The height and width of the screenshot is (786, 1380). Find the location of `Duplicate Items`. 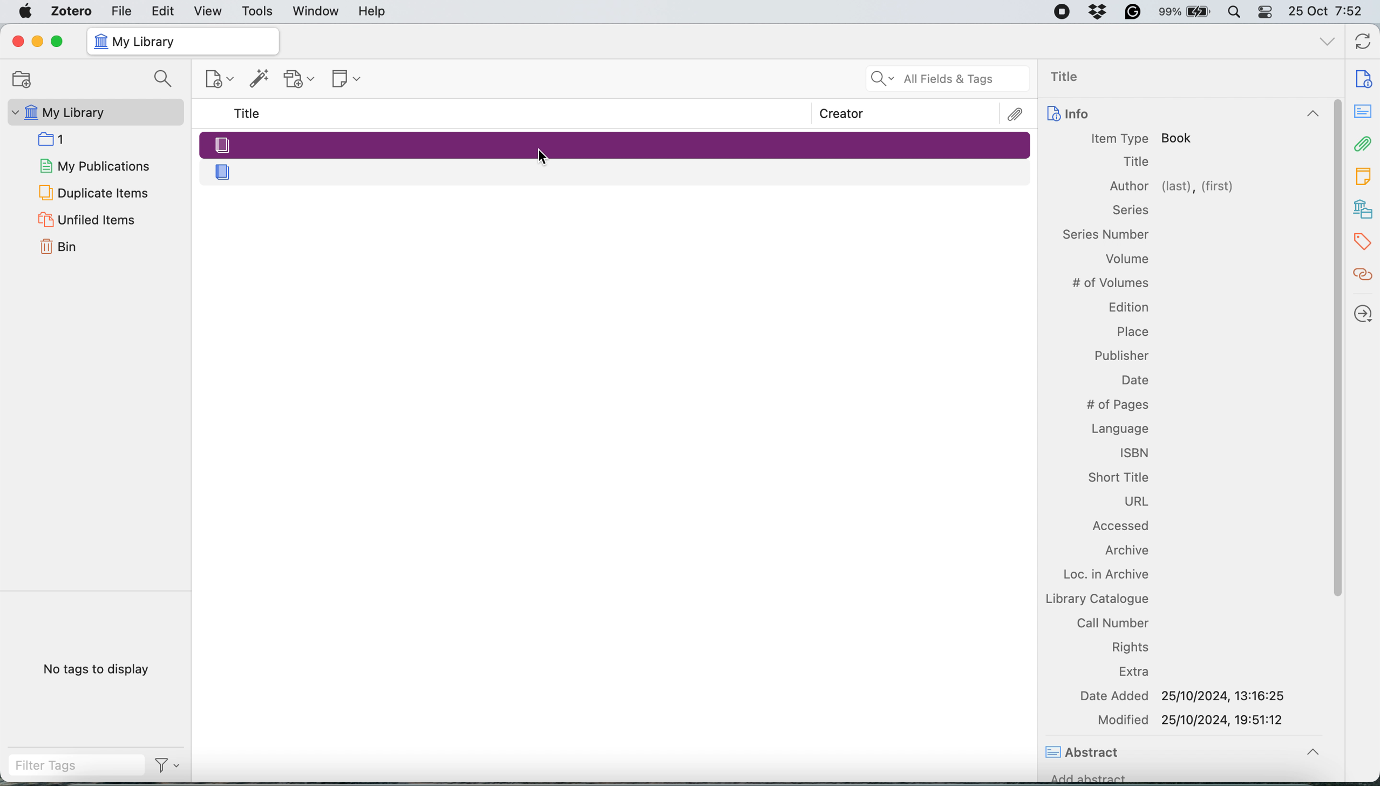

Duplicate Items is located at coordinates (92, 192).